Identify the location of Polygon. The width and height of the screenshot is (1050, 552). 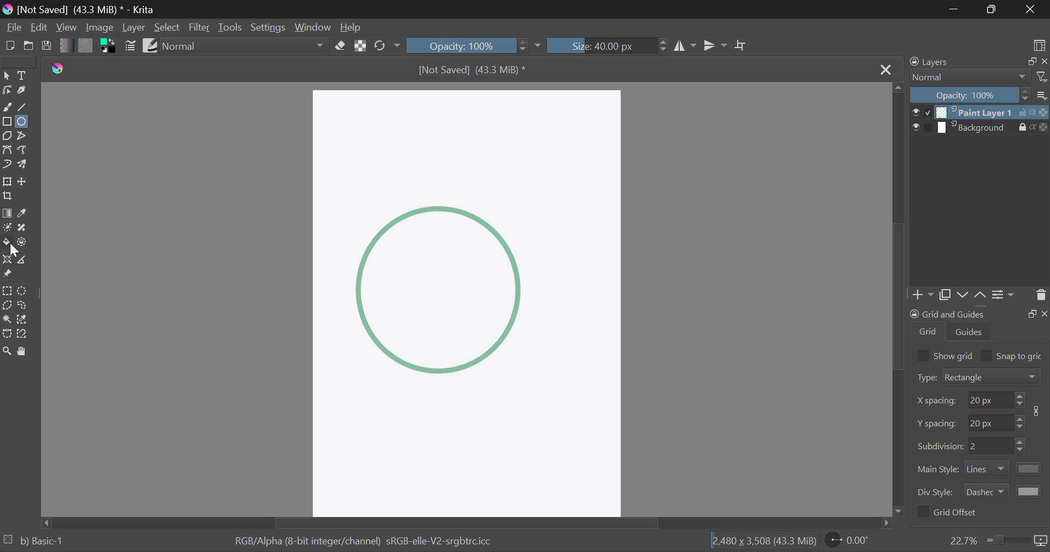
(7, 135).